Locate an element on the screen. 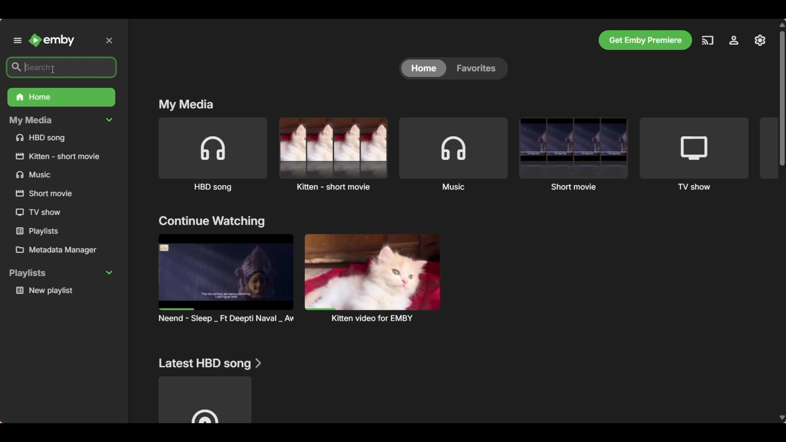  Metadata manager is located at coordinates (64, 250).